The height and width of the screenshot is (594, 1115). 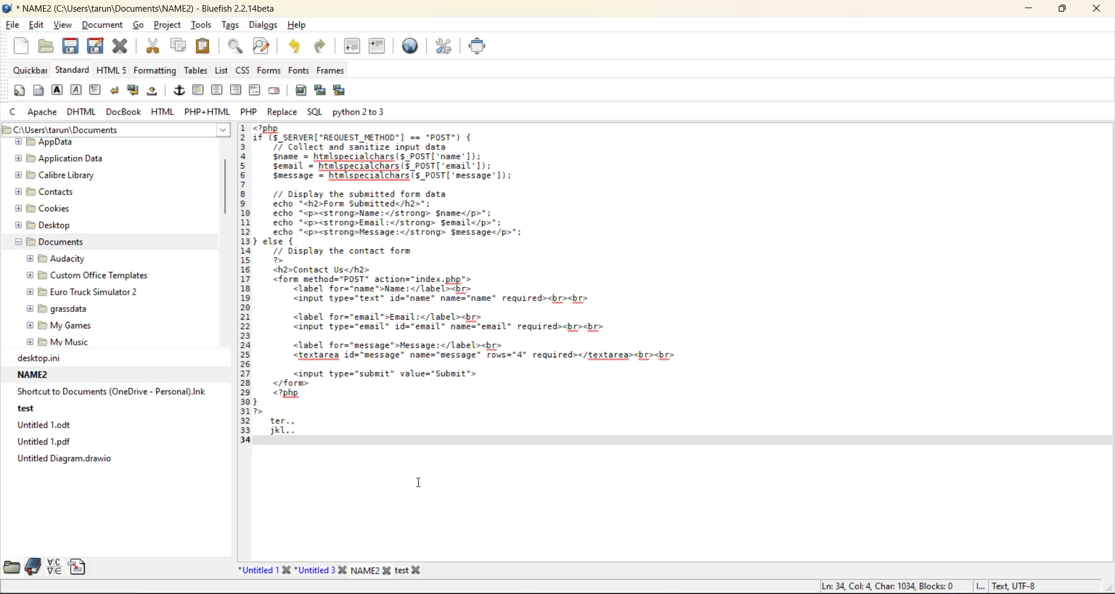 What do you see at coordinates (48, 142) in the screenshot?
I see `AppData` at bounding box center [48, 142].